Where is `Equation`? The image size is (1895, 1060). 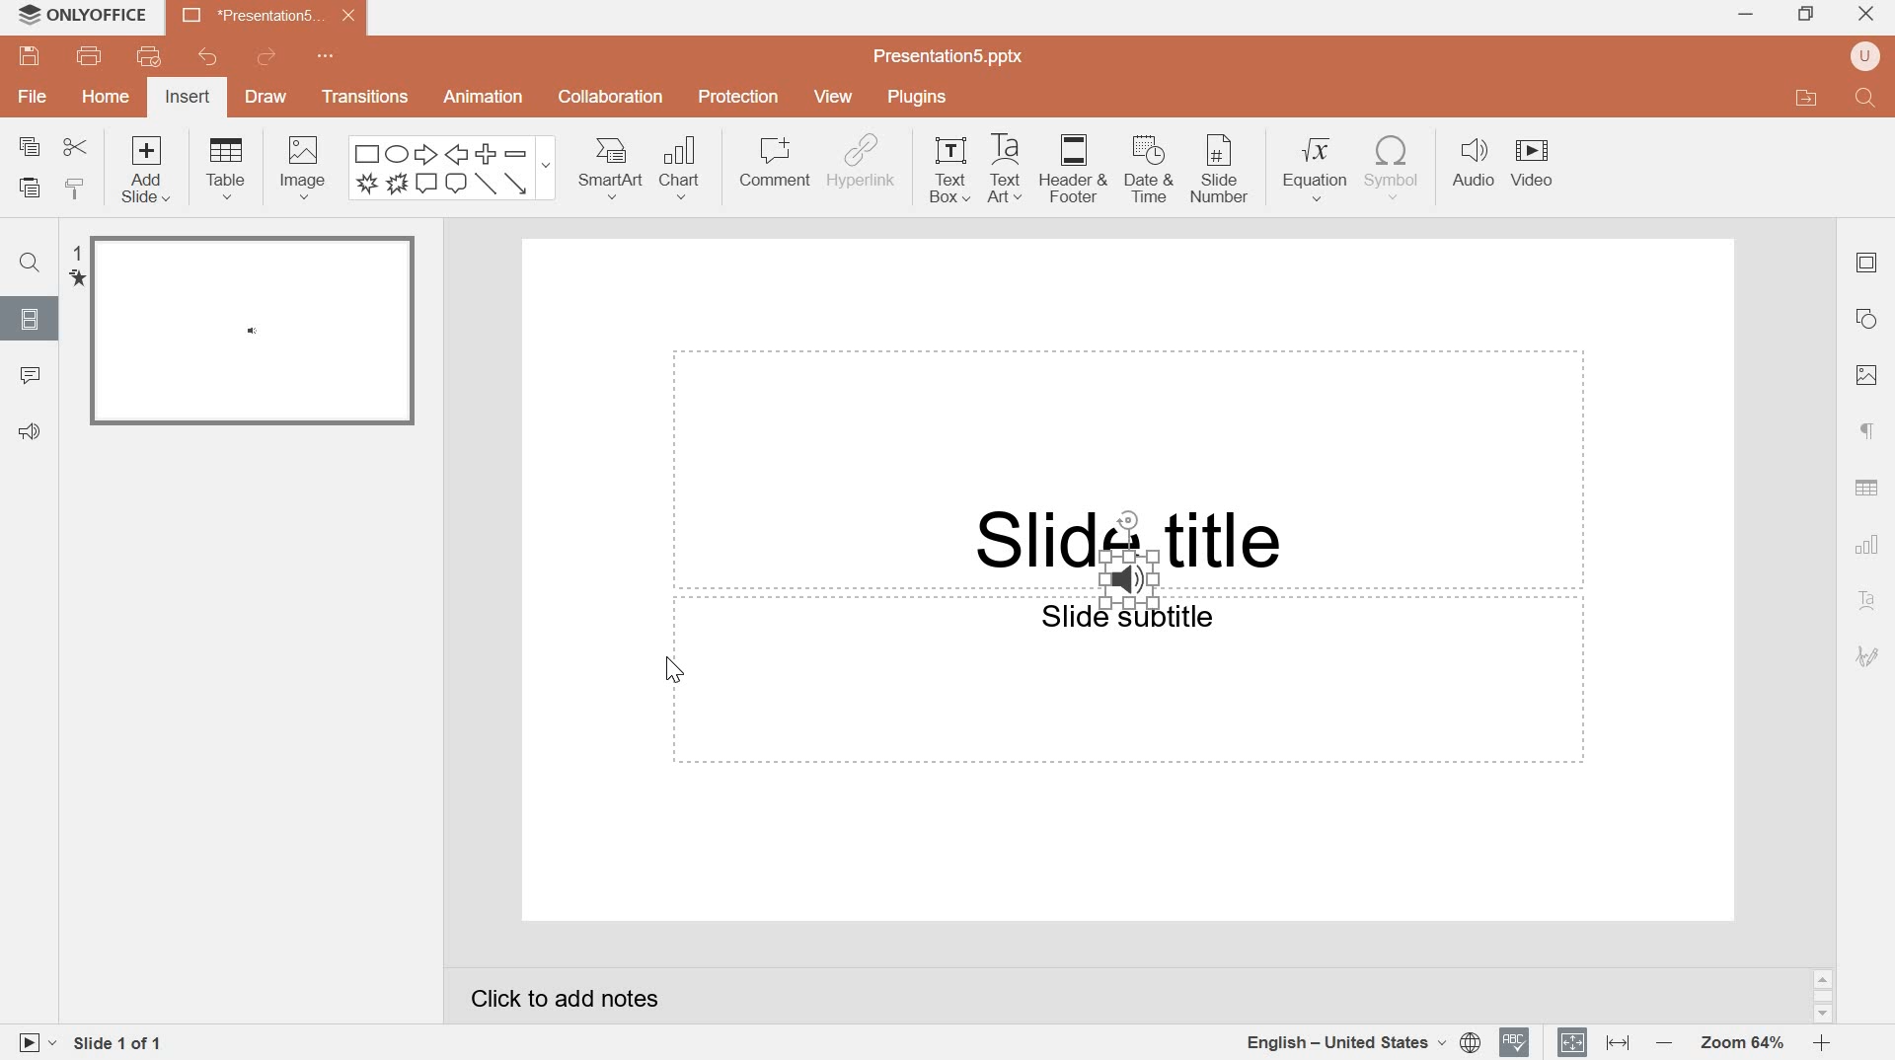 Equation is located at coordinates (1317, 168).